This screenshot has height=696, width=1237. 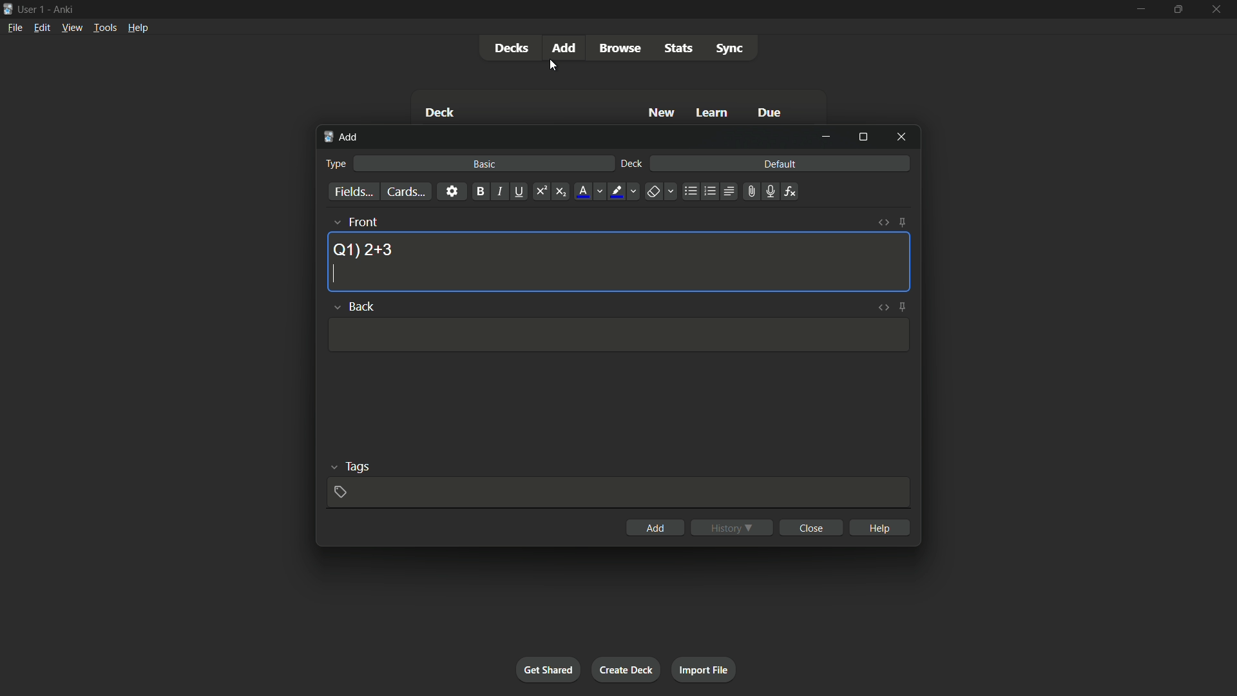 I want to click on close app, so click(x=1218, y=9).